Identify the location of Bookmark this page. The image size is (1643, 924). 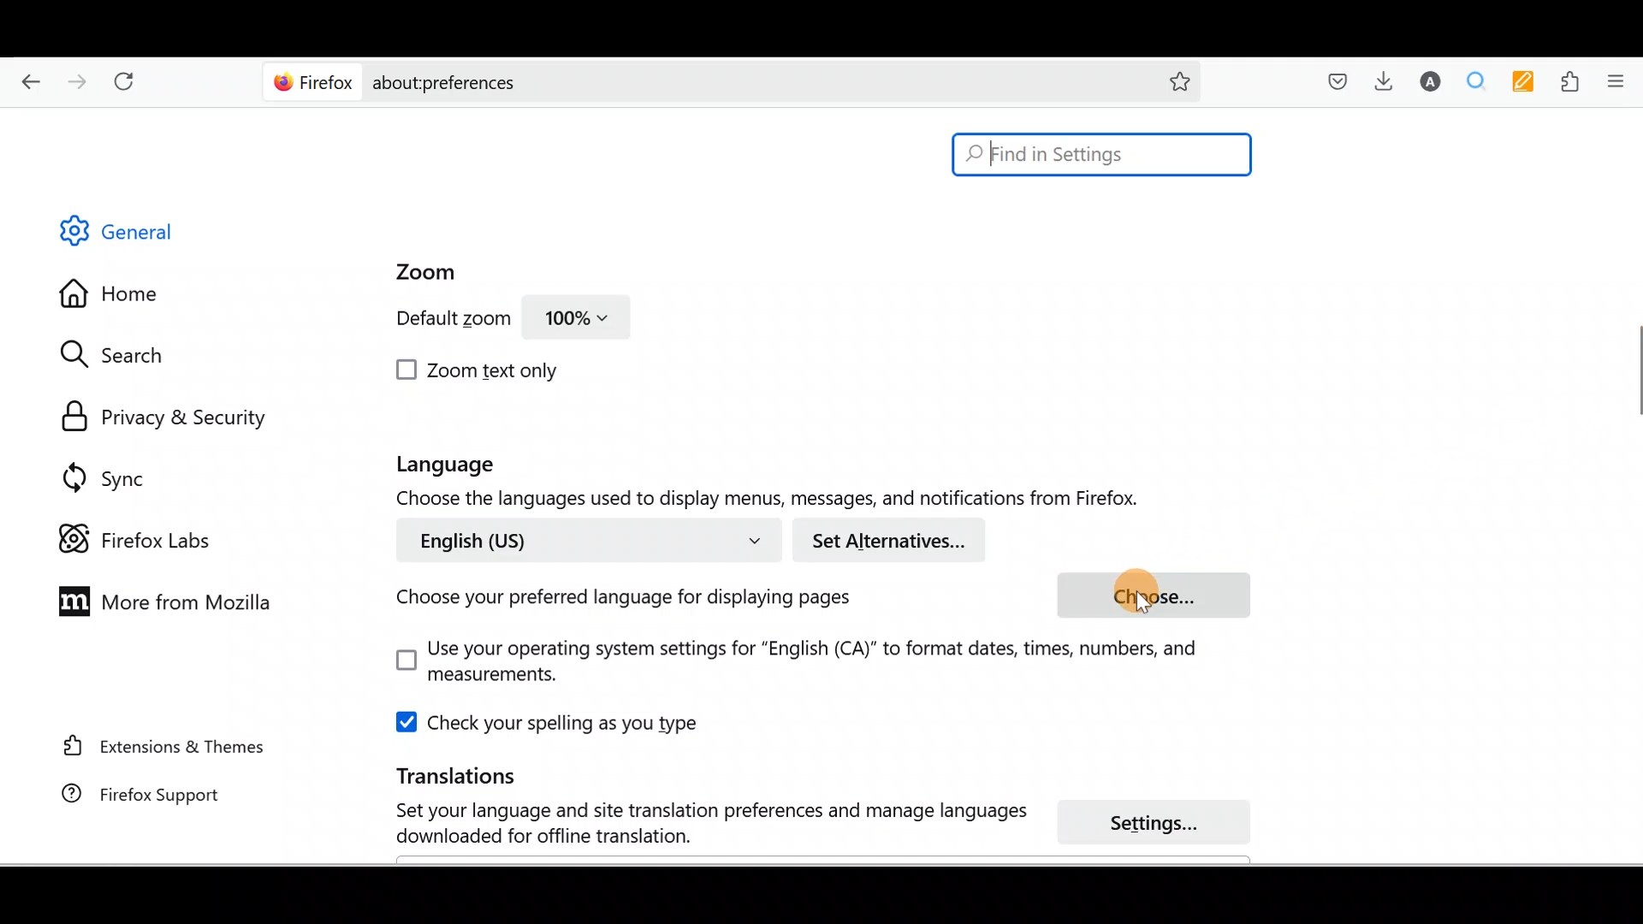
(1166, 80).